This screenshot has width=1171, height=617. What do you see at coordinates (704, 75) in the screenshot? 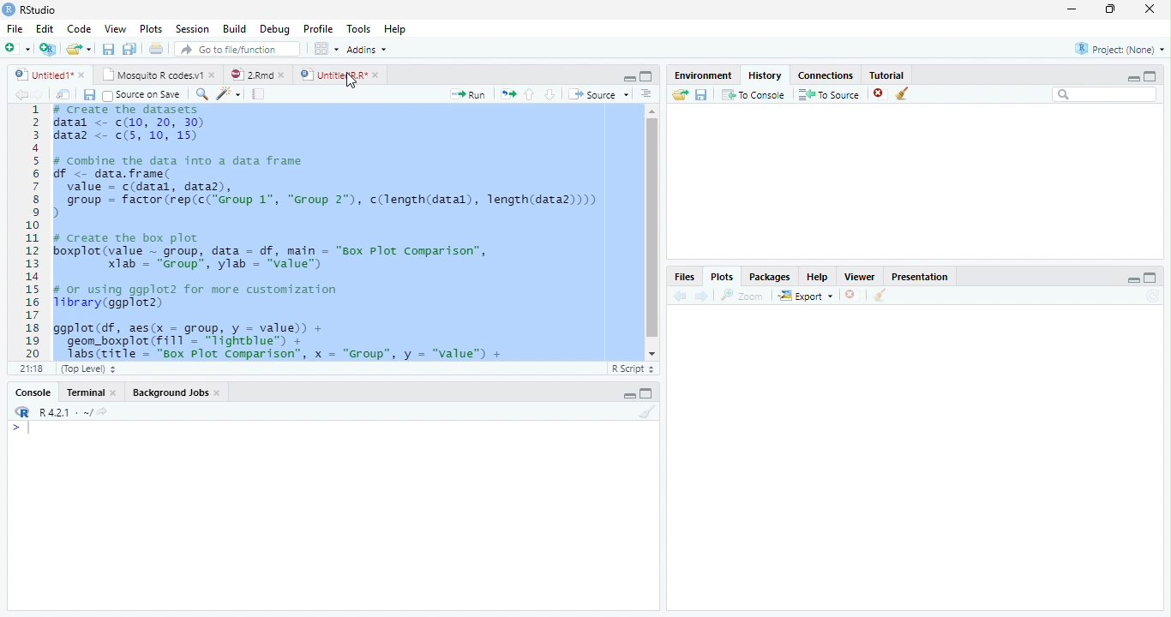
I see `Environment` at bounding box center [704, 75].